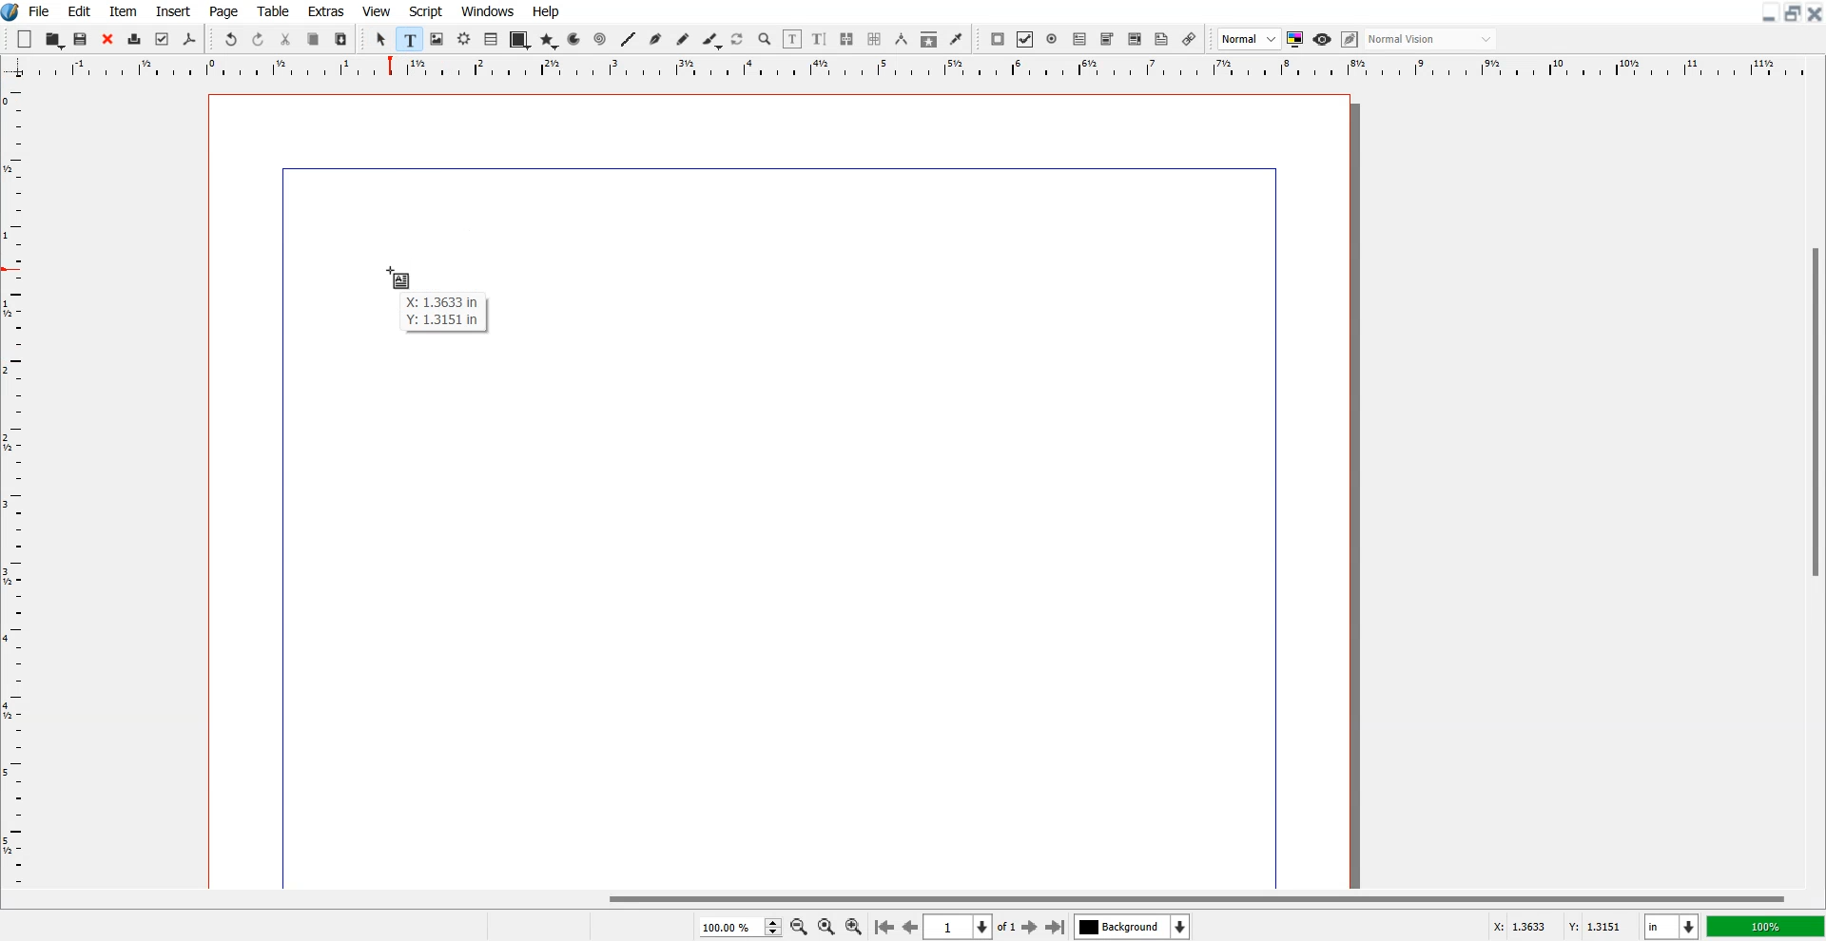 The width and height of the screenshot is (1826, 941). Describe the element at coordinates (1767, 926) in the screenshot. I see `100%` at that location.